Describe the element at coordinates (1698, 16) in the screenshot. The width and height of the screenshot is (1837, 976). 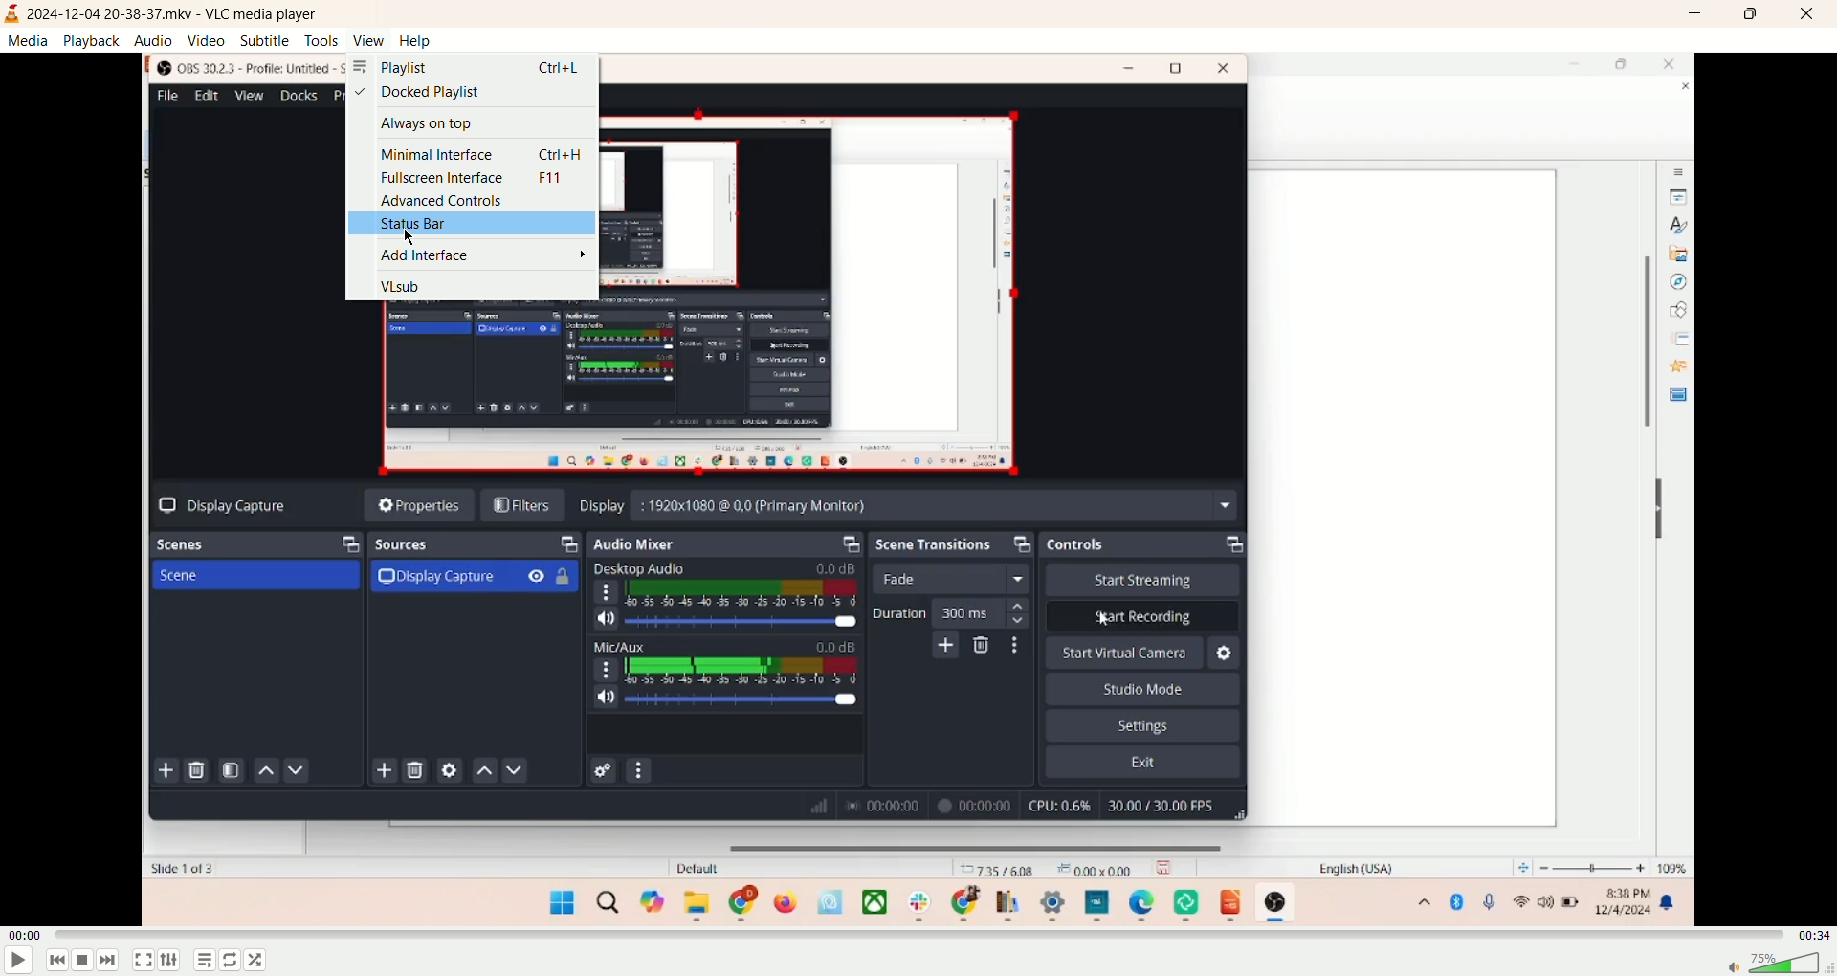
I see `minimize` at that location.